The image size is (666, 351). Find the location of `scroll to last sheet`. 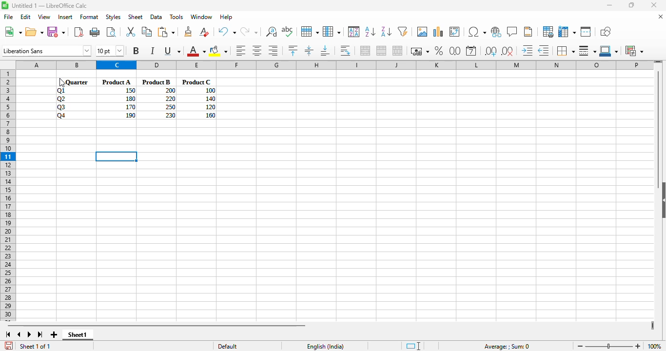

scroll to last sheet is located at coordinates (40, 335).